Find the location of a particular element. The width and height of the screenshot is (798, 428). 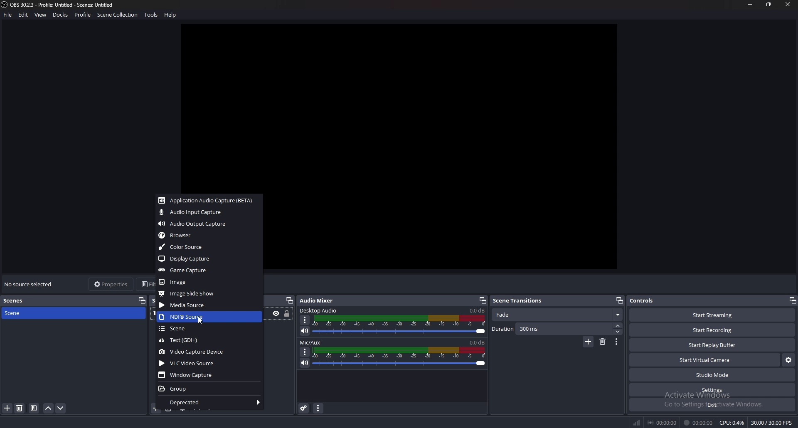

start streaming is located at coordinates (712, 315).